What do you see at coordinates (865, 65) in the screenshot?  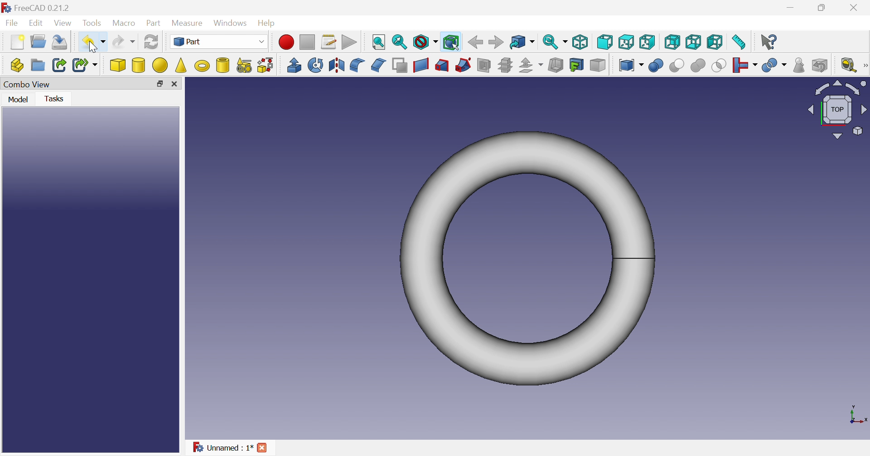 I see `[Measure]` at bounding box center [865, 65].